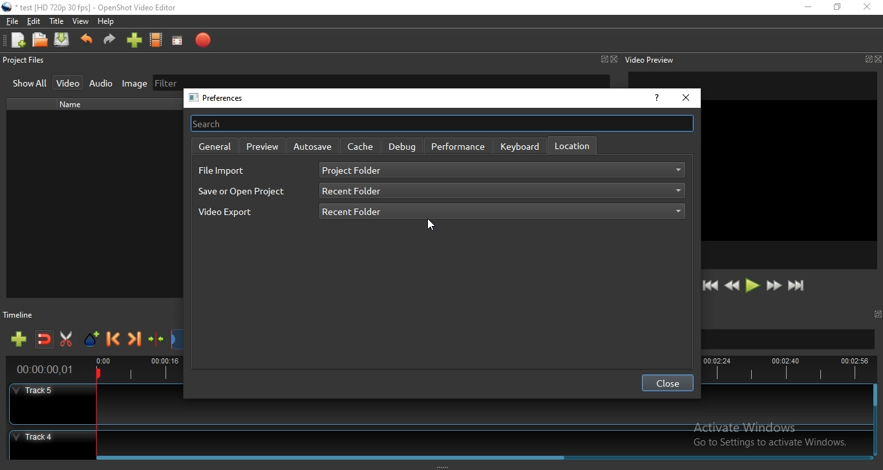  I want to click on Close, so click(614, 59).